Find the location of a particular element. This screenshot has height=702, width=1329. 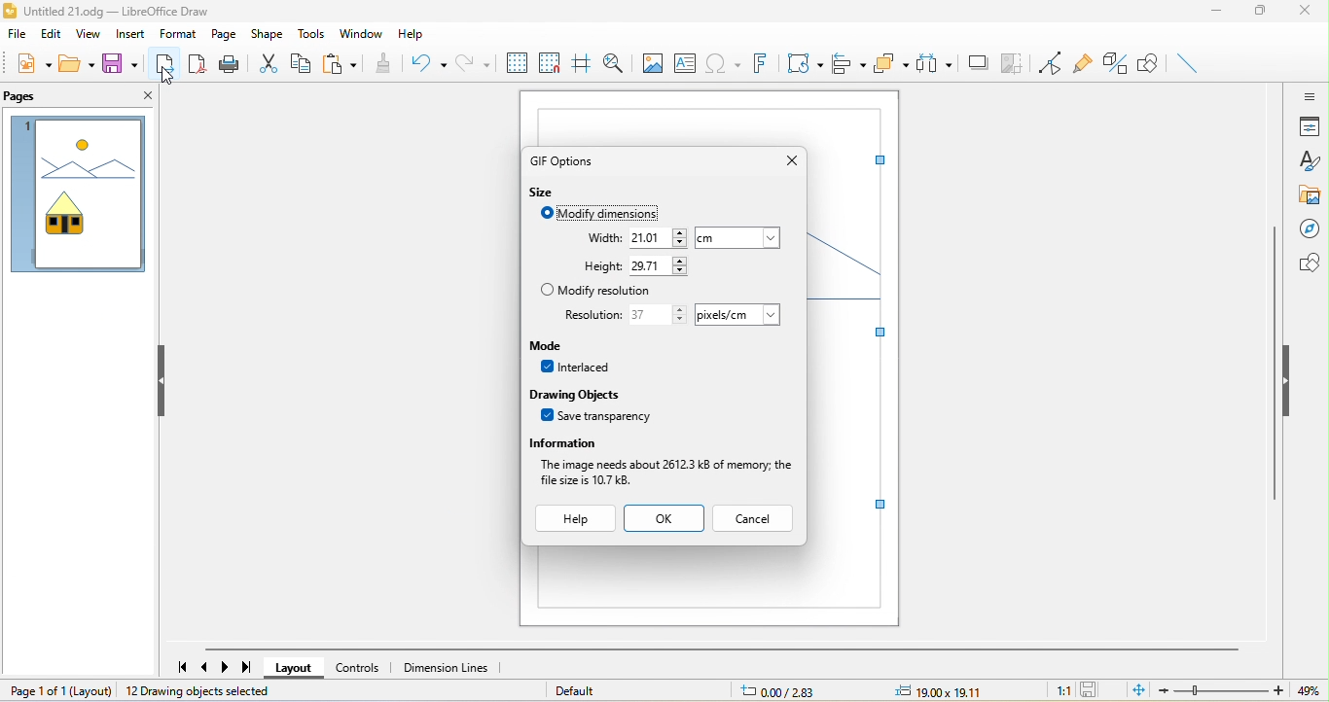

export is located at coordinates (164, 62).